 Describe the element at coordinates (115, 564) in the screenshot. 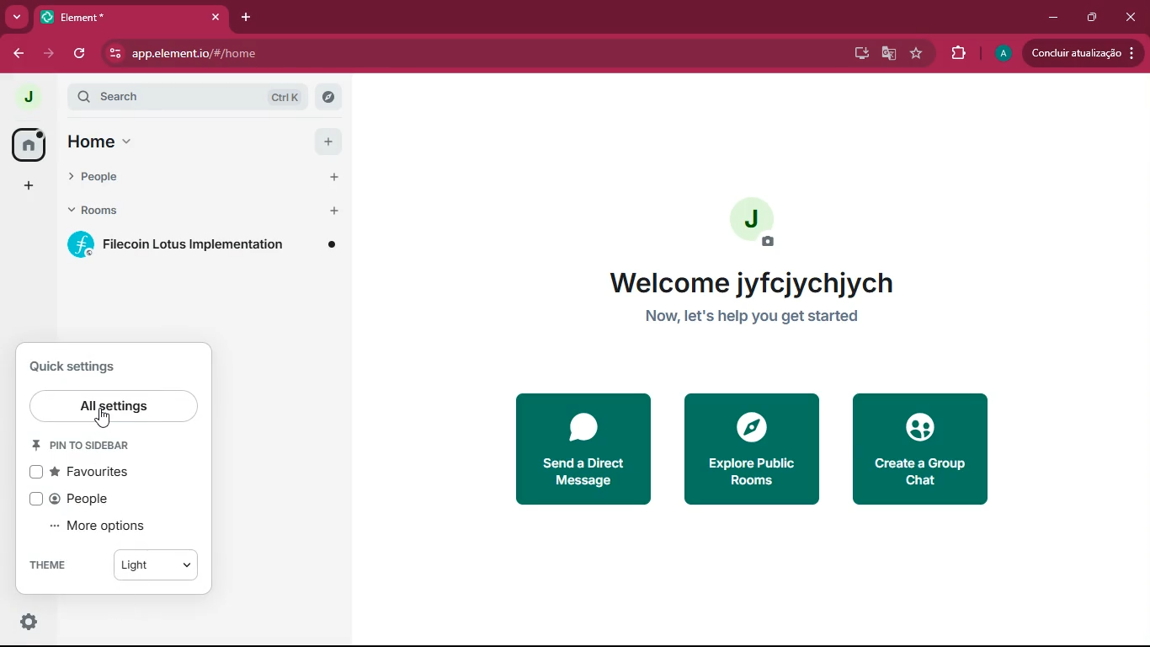

I see `theme` at that location.